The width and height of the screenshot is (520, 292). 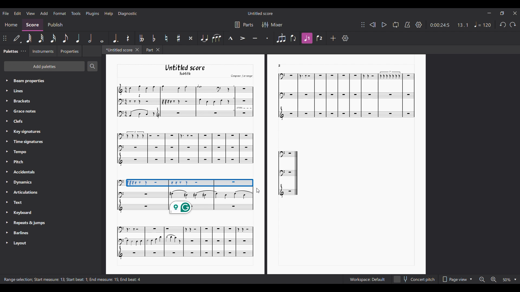 I want to click on Staccato , so click(x=268, y=37).